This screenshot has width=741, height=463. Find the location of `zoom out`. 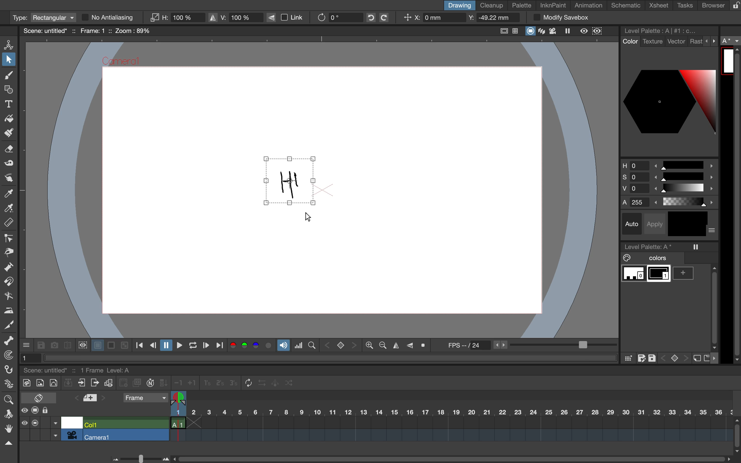

zoom out is located at coordinates (369, 346).